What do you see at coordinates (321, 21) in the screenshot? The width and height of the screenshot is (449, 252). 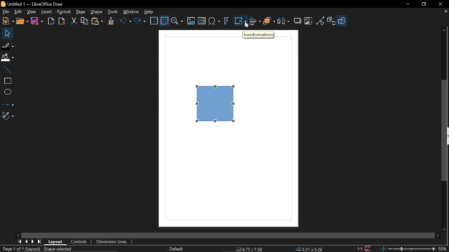 I see `Toggle ` at bounding box center [321, 21].